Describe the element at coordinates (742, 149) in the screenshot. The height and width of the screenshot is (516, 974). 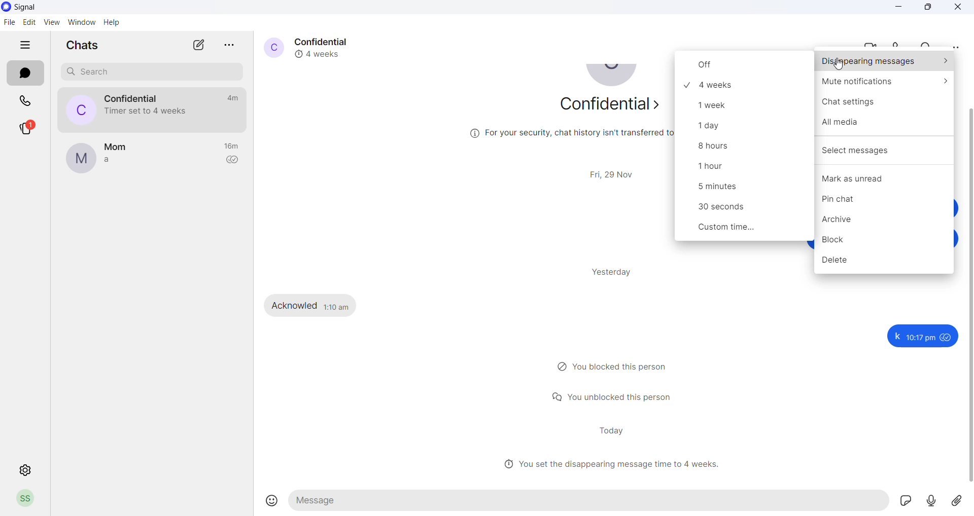
I see `disappearing messages timeframe` at that location.